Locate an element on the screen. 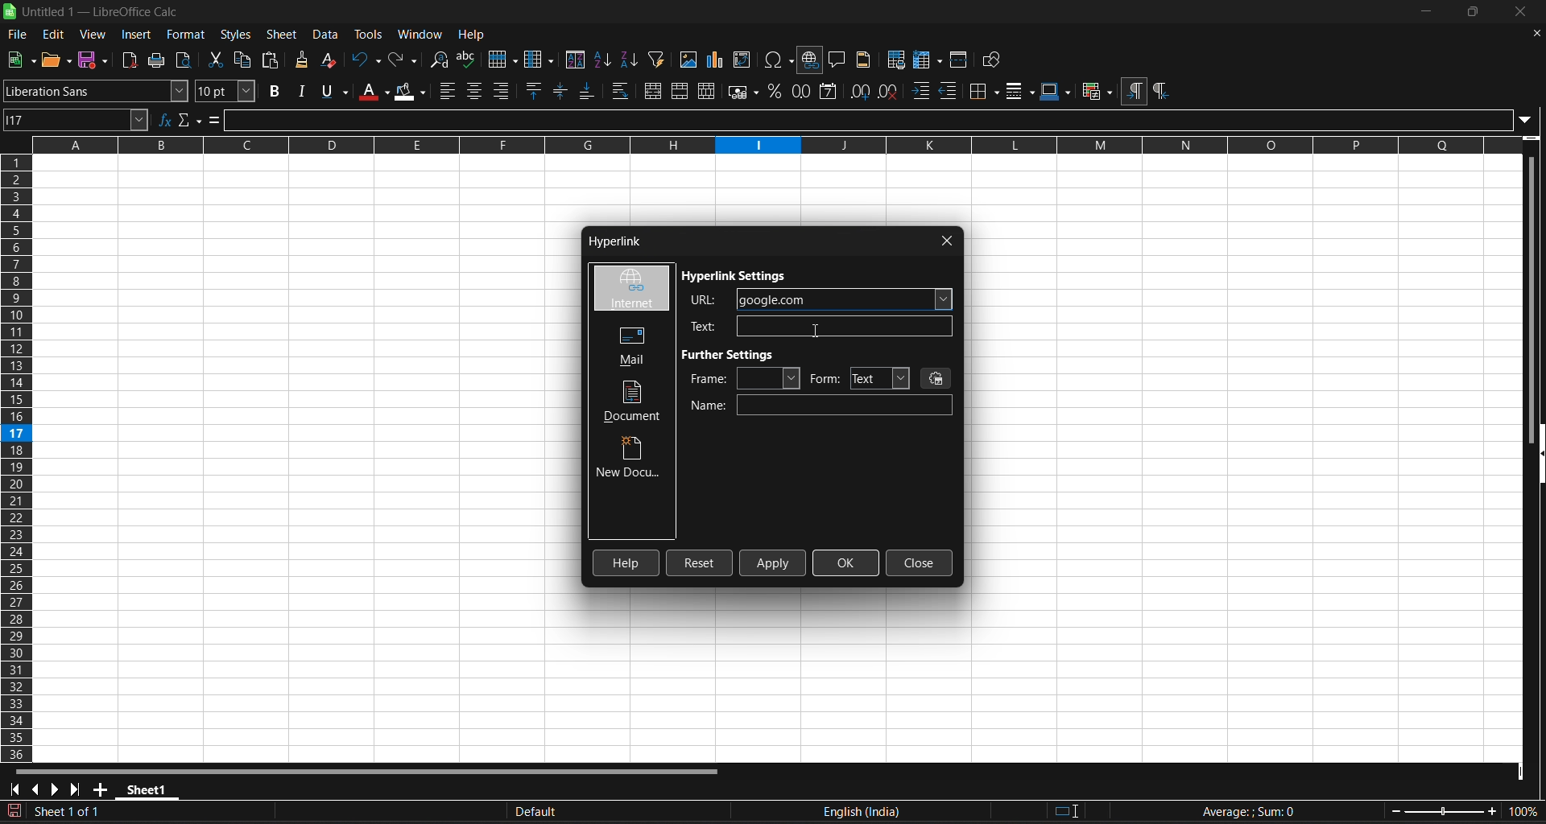  close document is located at coordinates (1536, 34).